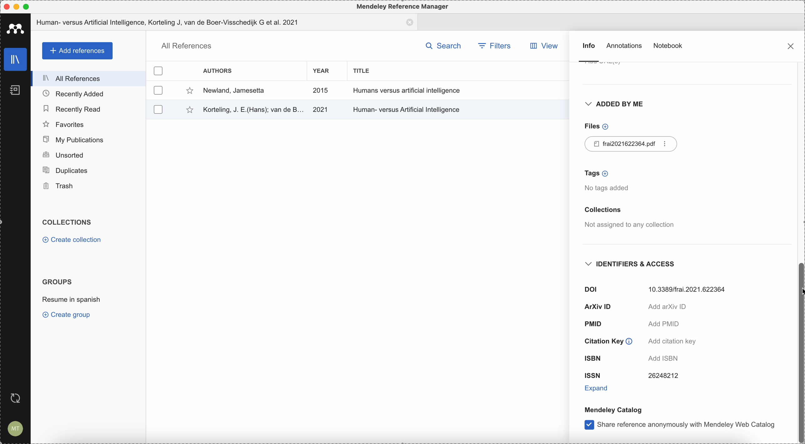 This screenshot has width=805, height=444. I want to click on expand, so click(598, 387).